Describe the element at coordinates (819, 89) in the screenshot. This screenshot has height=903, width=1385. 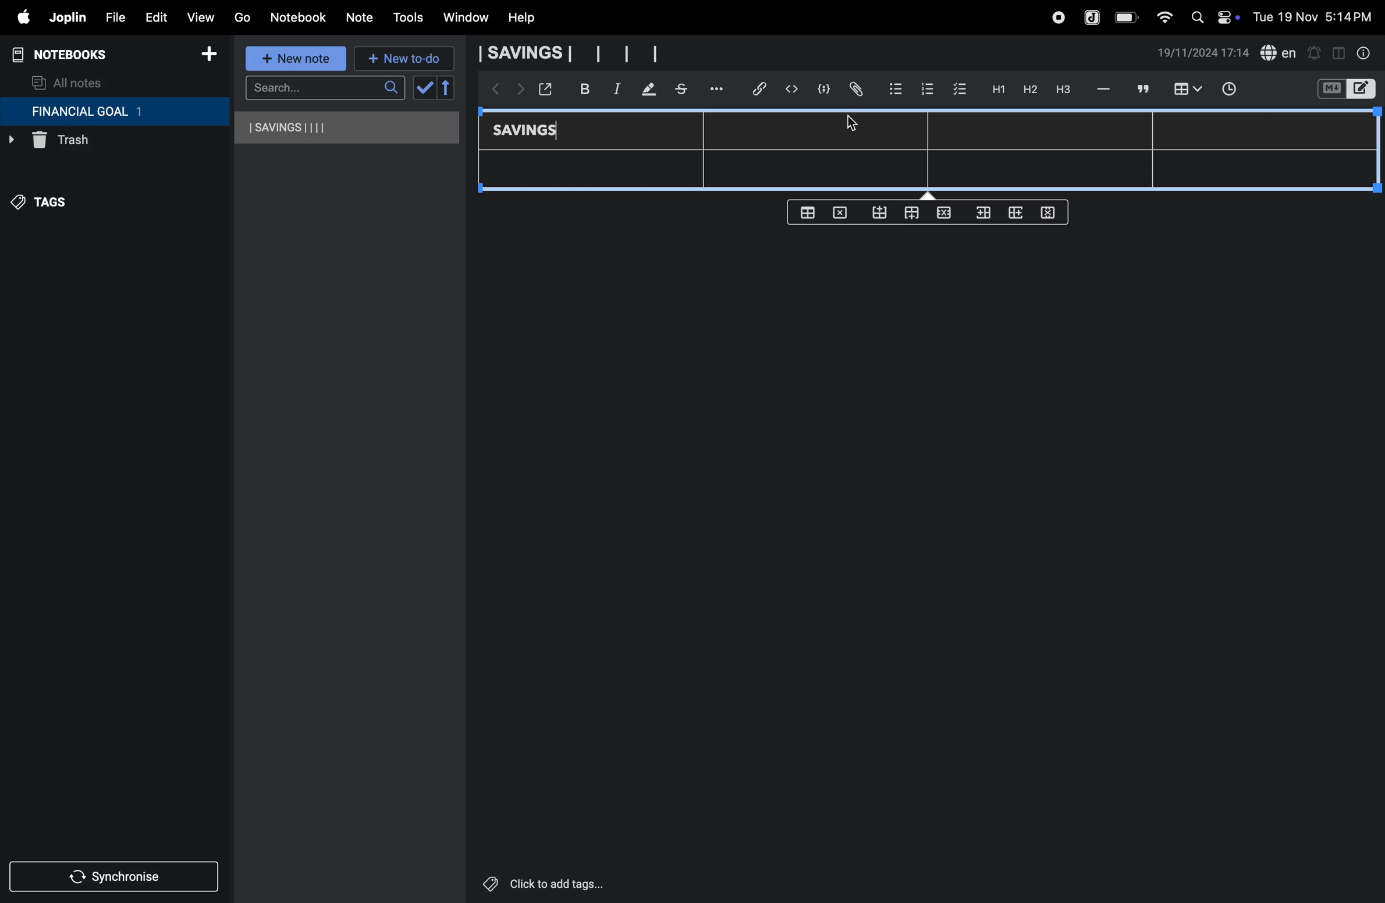
I see `code block` at that location.